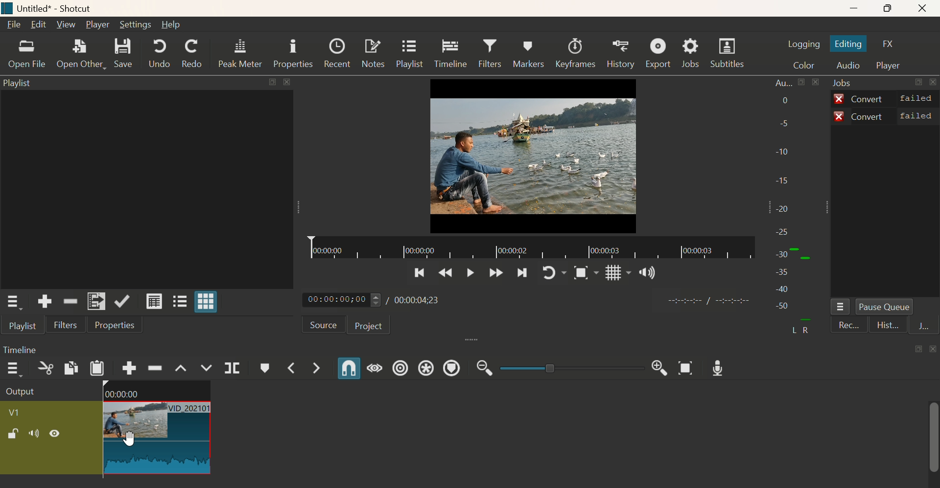  Describe the element at coordinates (584, 274) in the screenshot. I see `Snap` at that location.